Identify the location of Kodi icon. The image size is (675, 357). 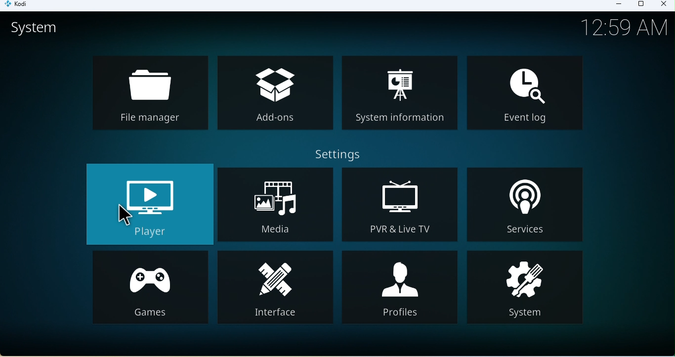
(20, 6).